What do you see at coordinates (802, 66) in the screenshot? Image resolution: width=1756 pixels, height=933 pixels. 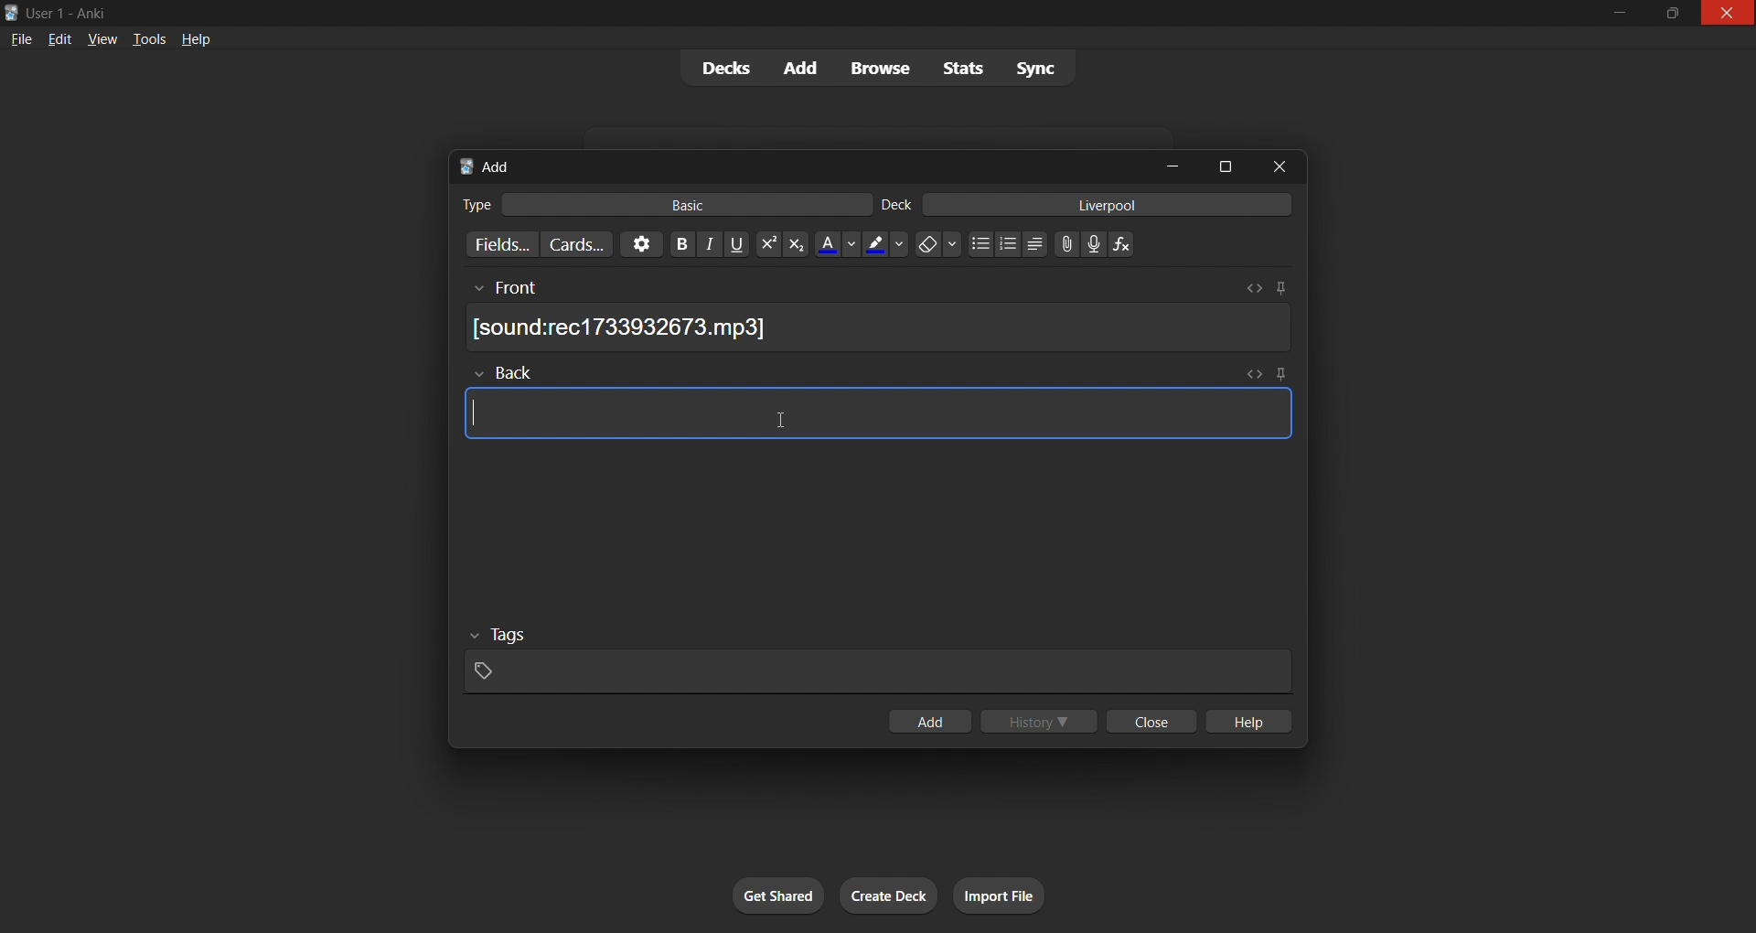 I see `add` at bounding box center [802, 66].